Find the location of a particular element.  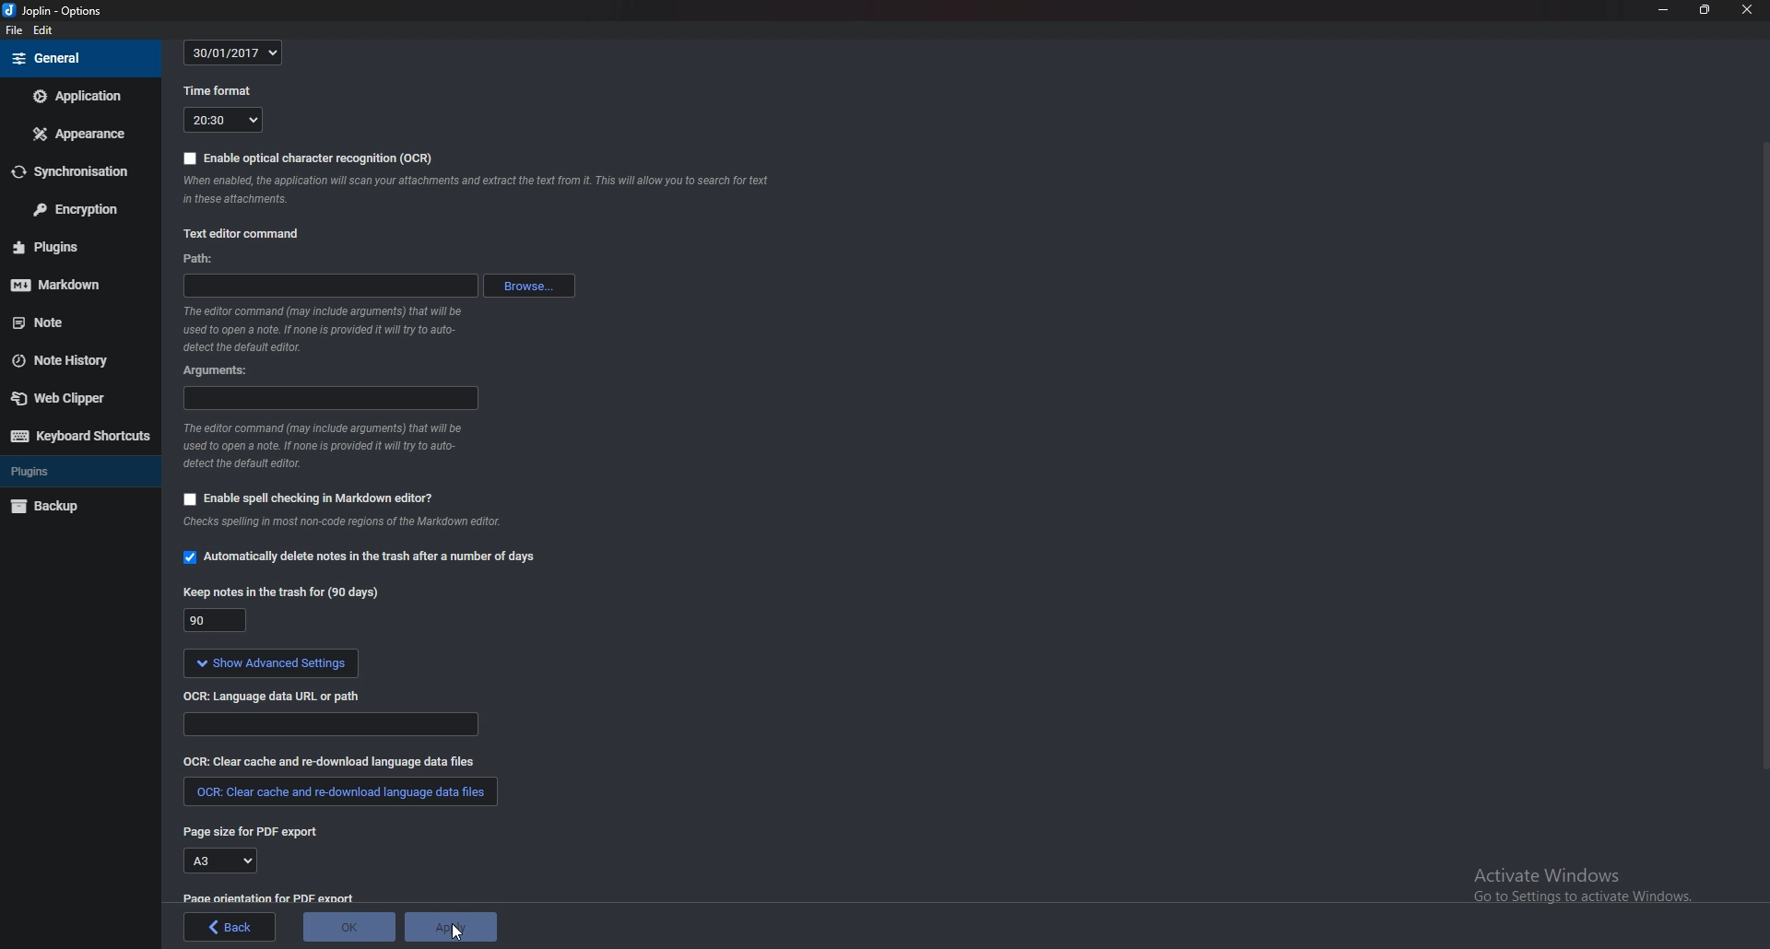

20:30 is located at coordinates (222, 122).